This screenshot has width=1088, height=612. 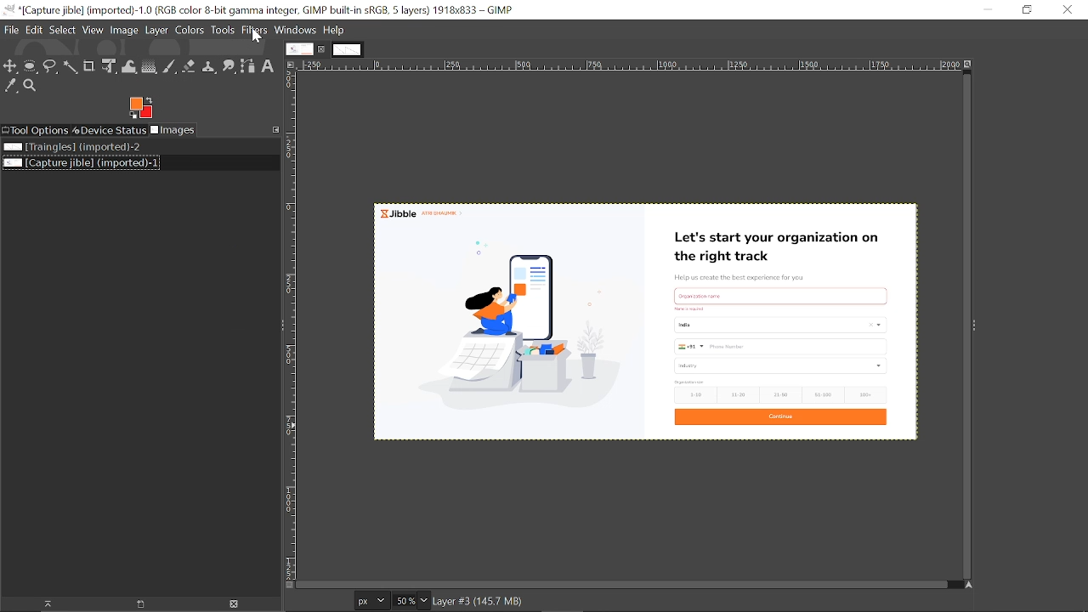 What do you see at coordinates (323, 48) in the screenshot?
I see `Close tab` at bounding box center [323, 48].